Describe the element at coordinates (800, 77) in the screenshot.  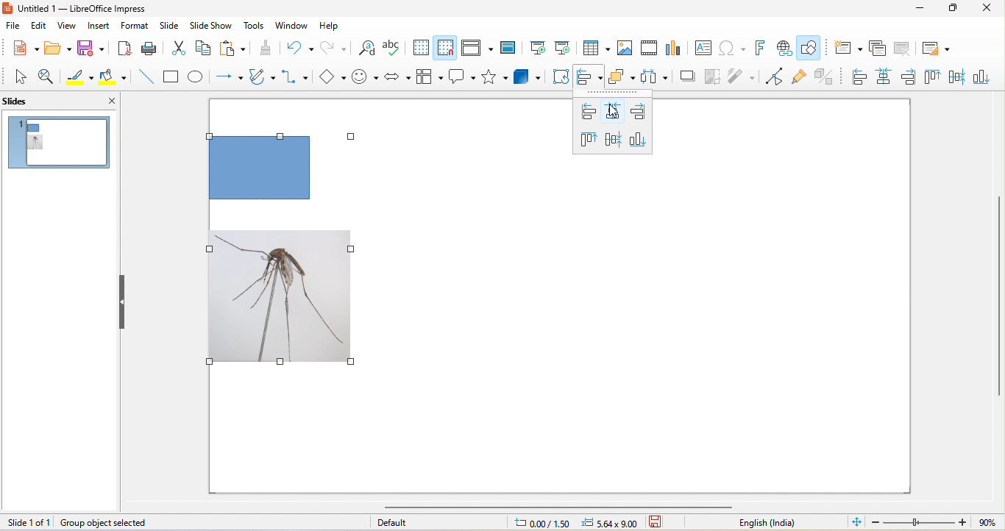
I see `gluepoint function` at that location.